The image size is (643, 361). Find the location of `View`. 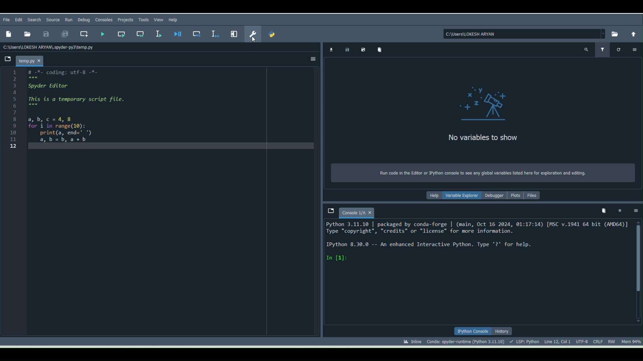

View is located at coordinates (159, 19).